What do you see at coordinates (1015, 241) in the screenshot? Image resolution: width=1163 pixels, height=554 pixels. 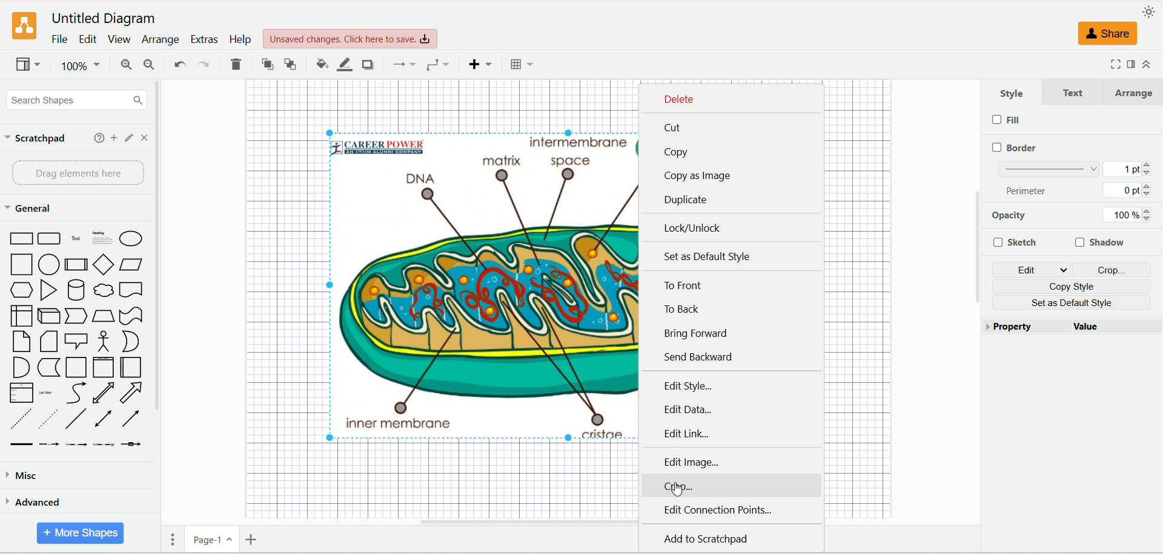 I see `sketch` at bounding box center [1015, 241].